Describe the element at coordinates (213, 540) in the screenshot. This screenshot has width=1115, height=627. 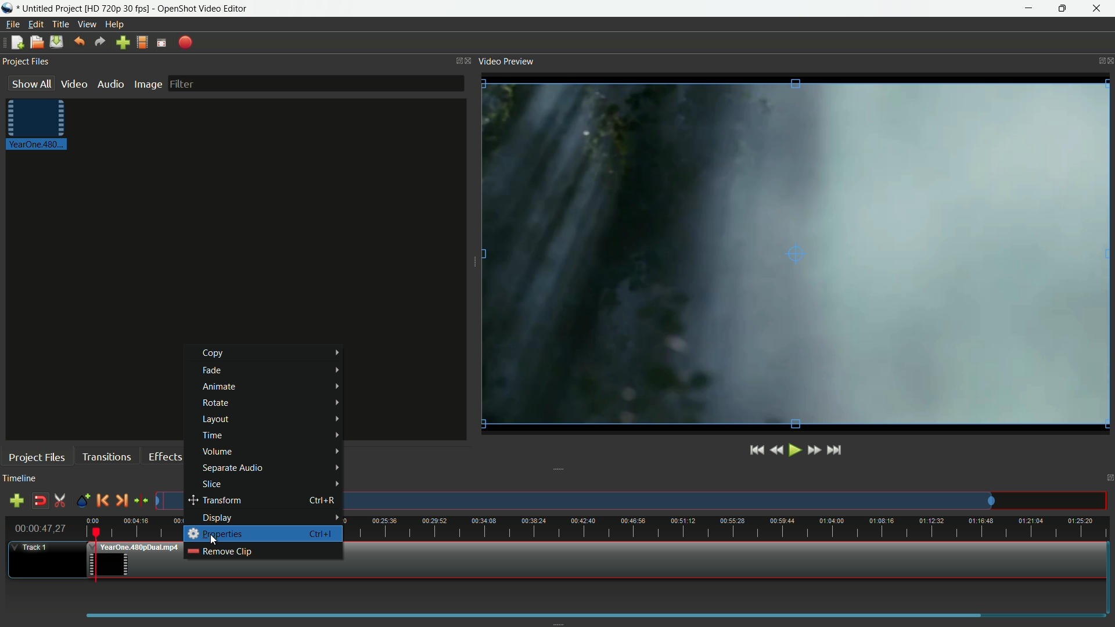
I see `cursor` at that location.